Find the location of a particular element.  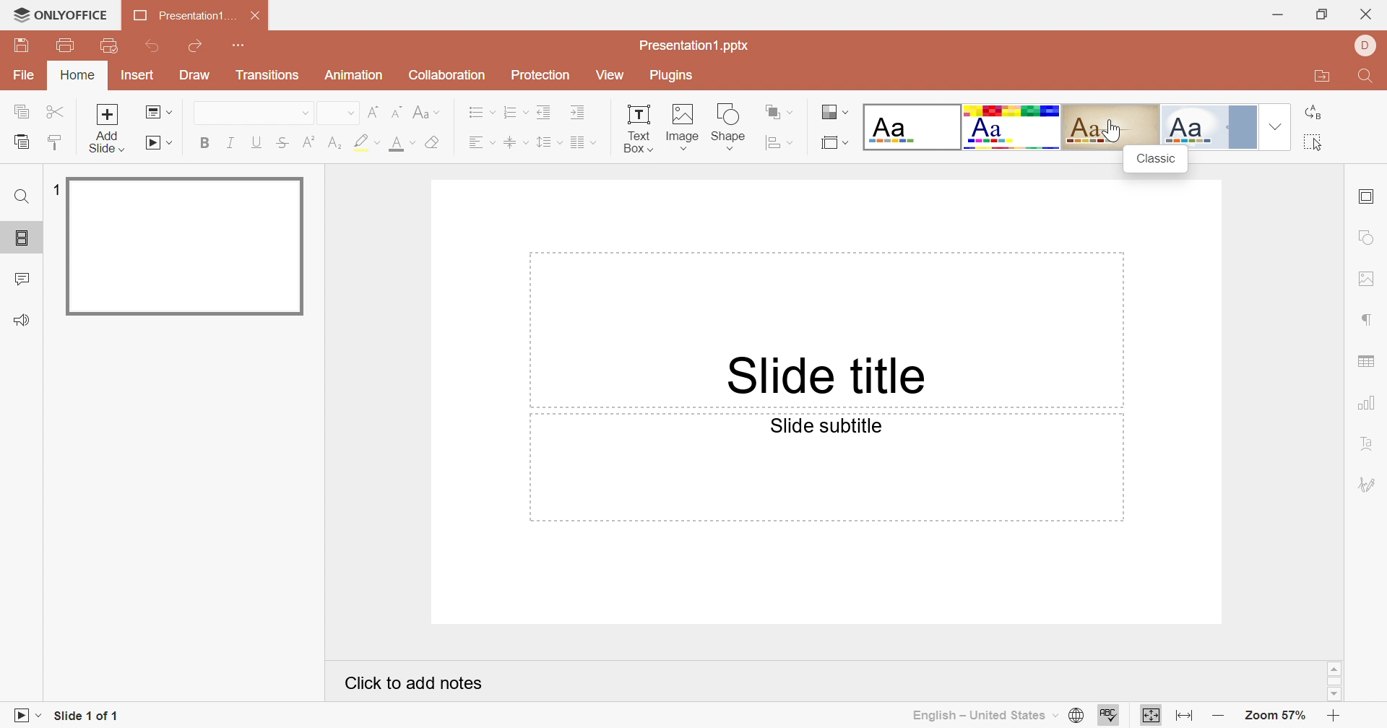

Close is located at coordinates (1367, 13).